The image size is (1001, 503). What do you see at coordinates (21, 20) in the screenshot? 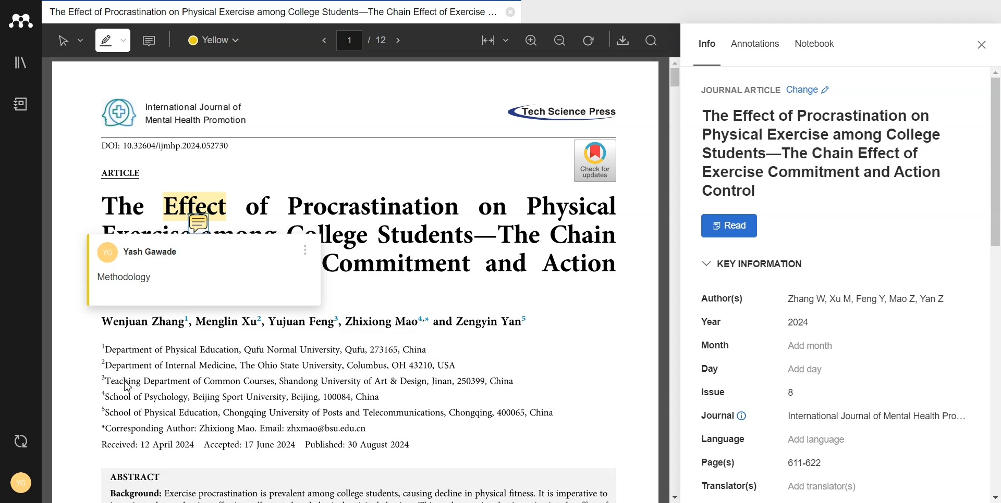
I see `Logo` at bounding box center [21, 20].